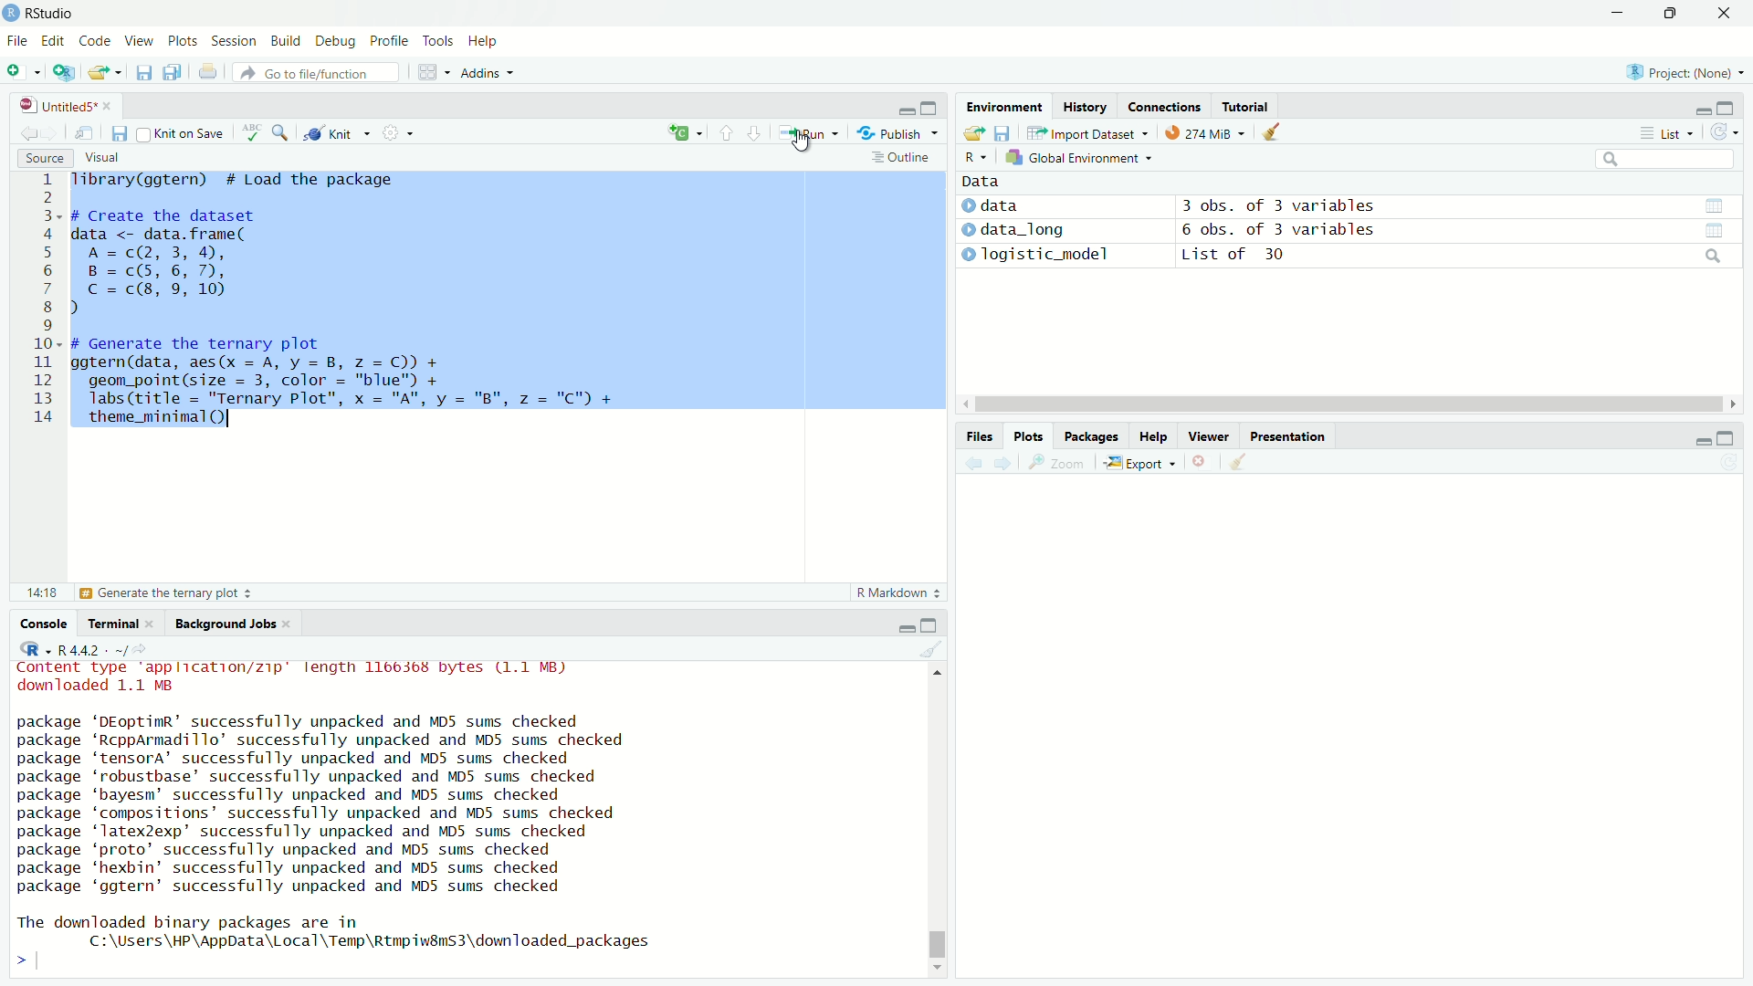 Image resolution: width=1753 pixels, height=986 pixels. I want to click on copy, so click(170, 74).